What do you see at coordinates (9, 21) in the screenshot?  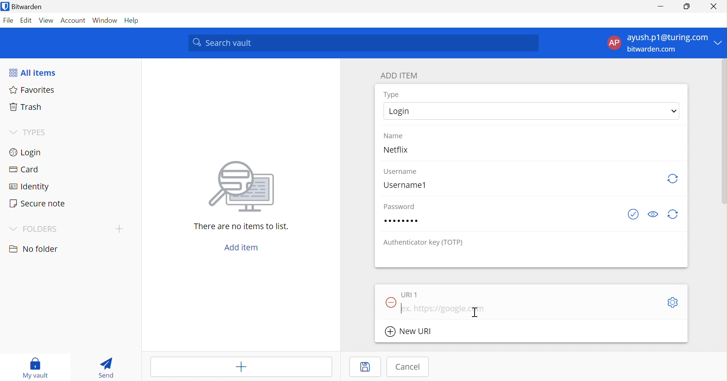 I see `File` at bounding box center [9, 21].